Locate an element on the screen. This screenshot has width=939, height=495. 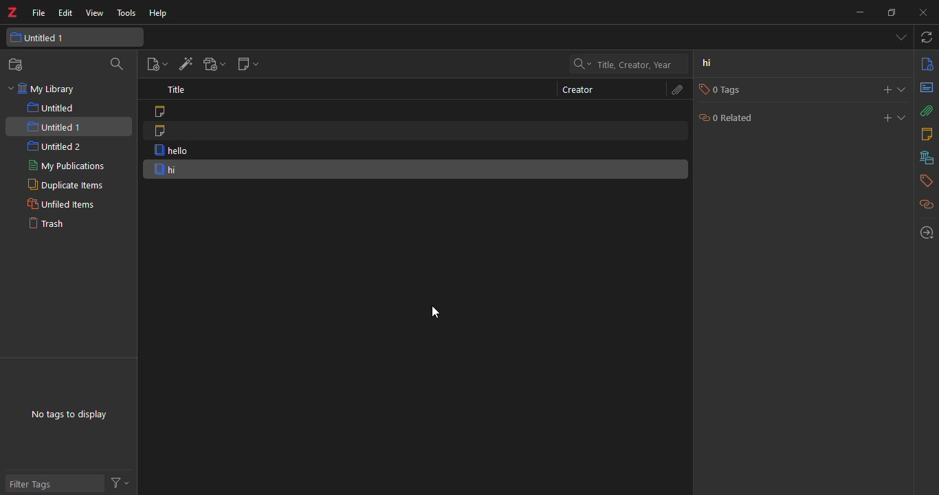
title is located at coordinates (177, 90).